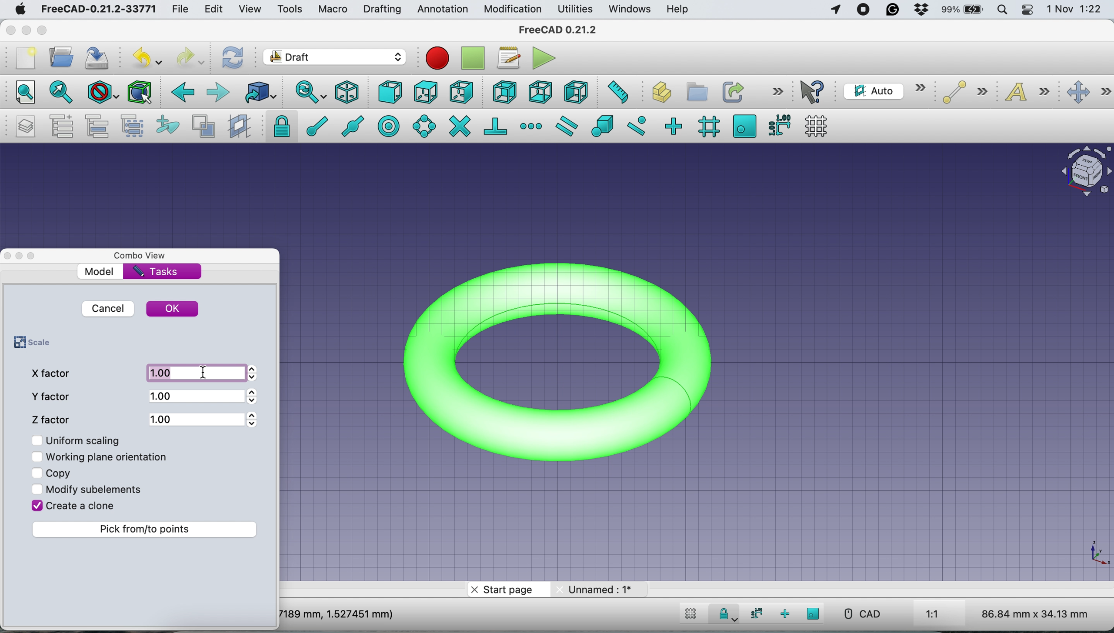 The image size is (1114, 633). Describe the element at coordinates (215, 10) in the screenshot. I see `edit` at that location.